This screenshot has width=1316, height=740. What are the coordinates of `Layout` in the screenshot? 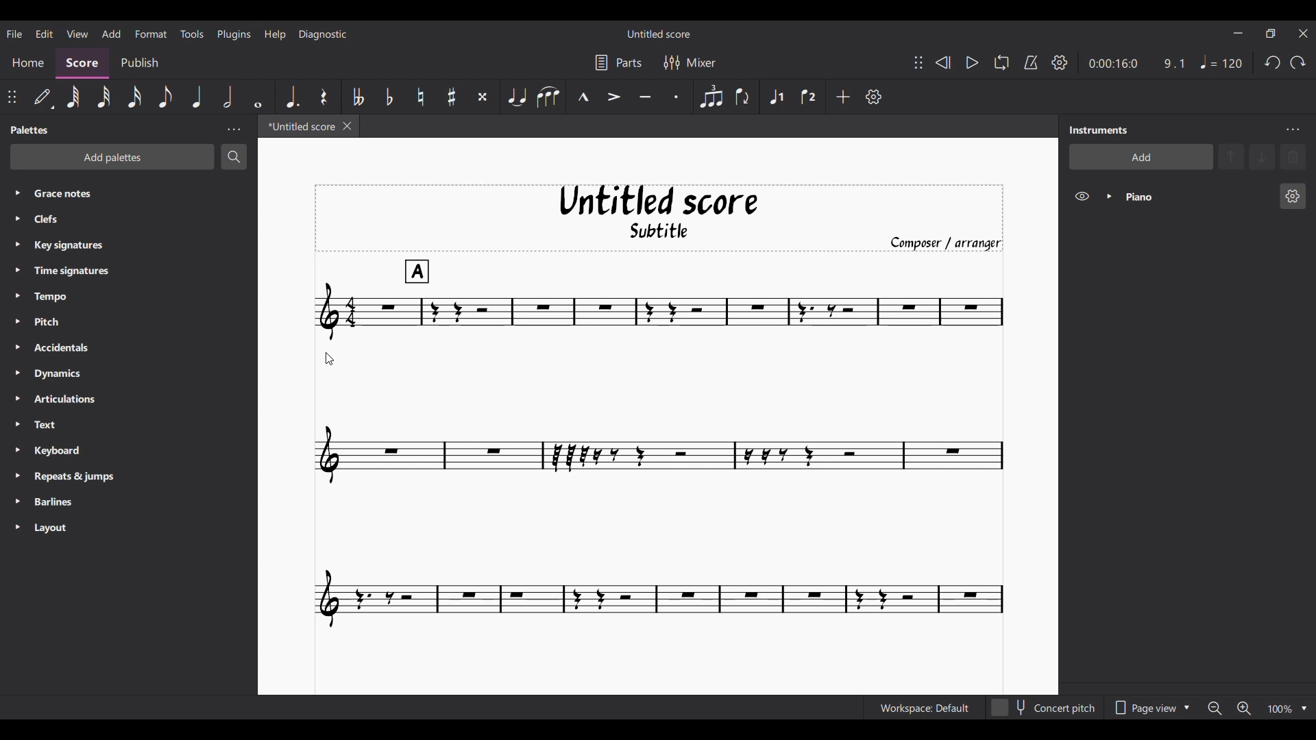 It's located at (71, 529).